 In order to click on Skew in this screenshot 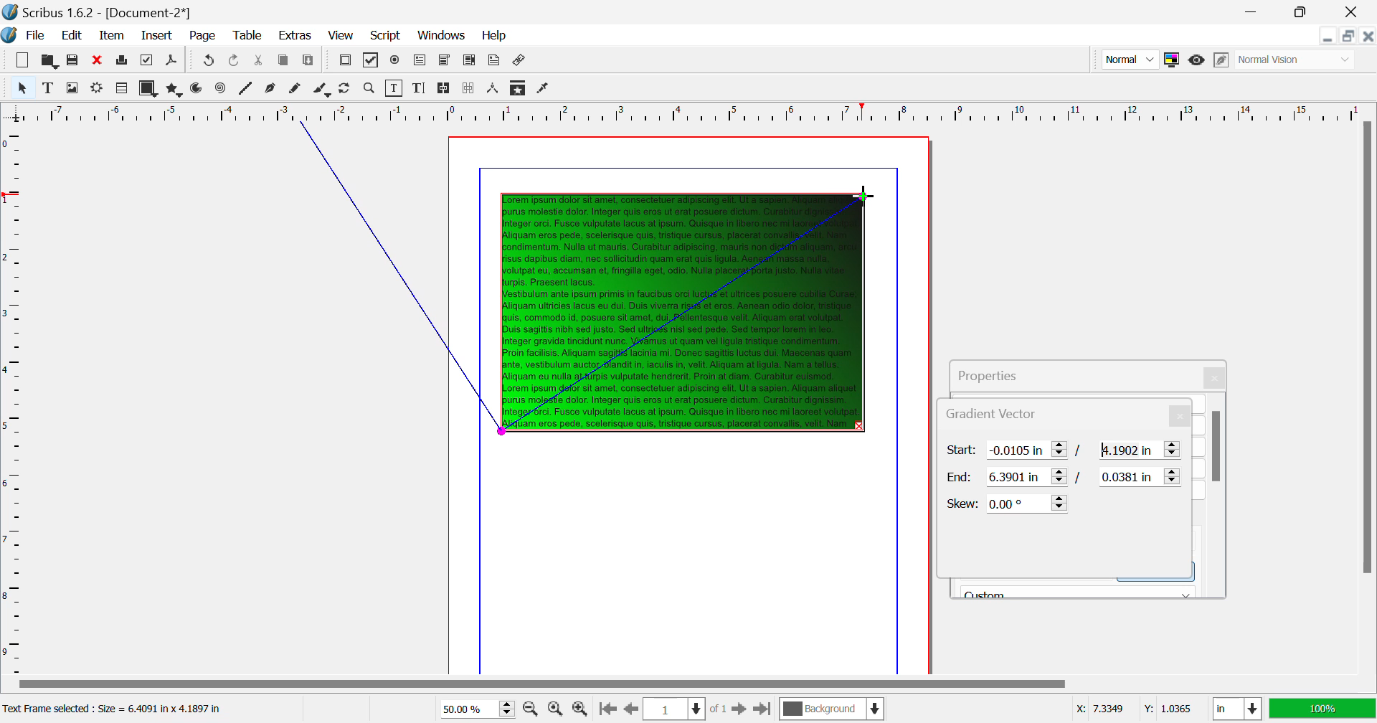, I will do `click(1008, 503)`.